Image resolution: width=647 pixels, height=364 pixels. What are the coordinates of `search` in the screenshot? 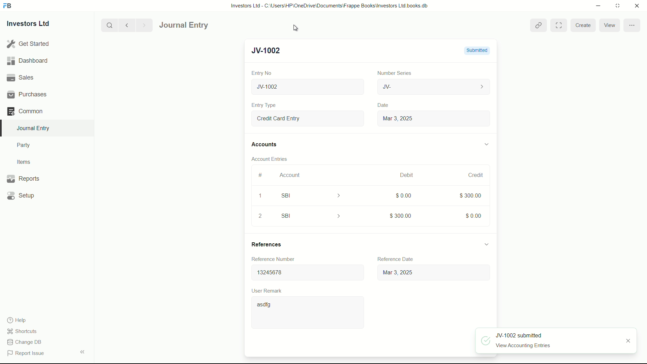 It's located at (109, 25).